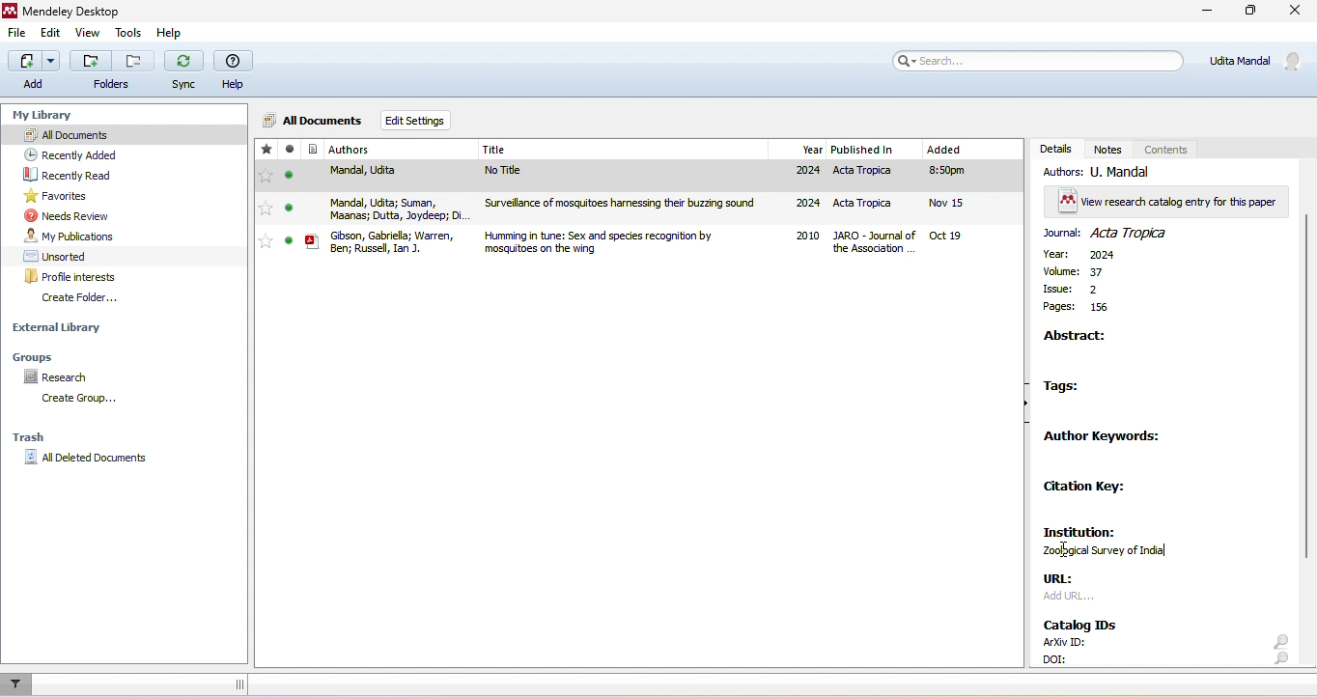 Image resolution: width=1317 pixels, height=697 pixels. I want to click on close, so click(1294, 12).